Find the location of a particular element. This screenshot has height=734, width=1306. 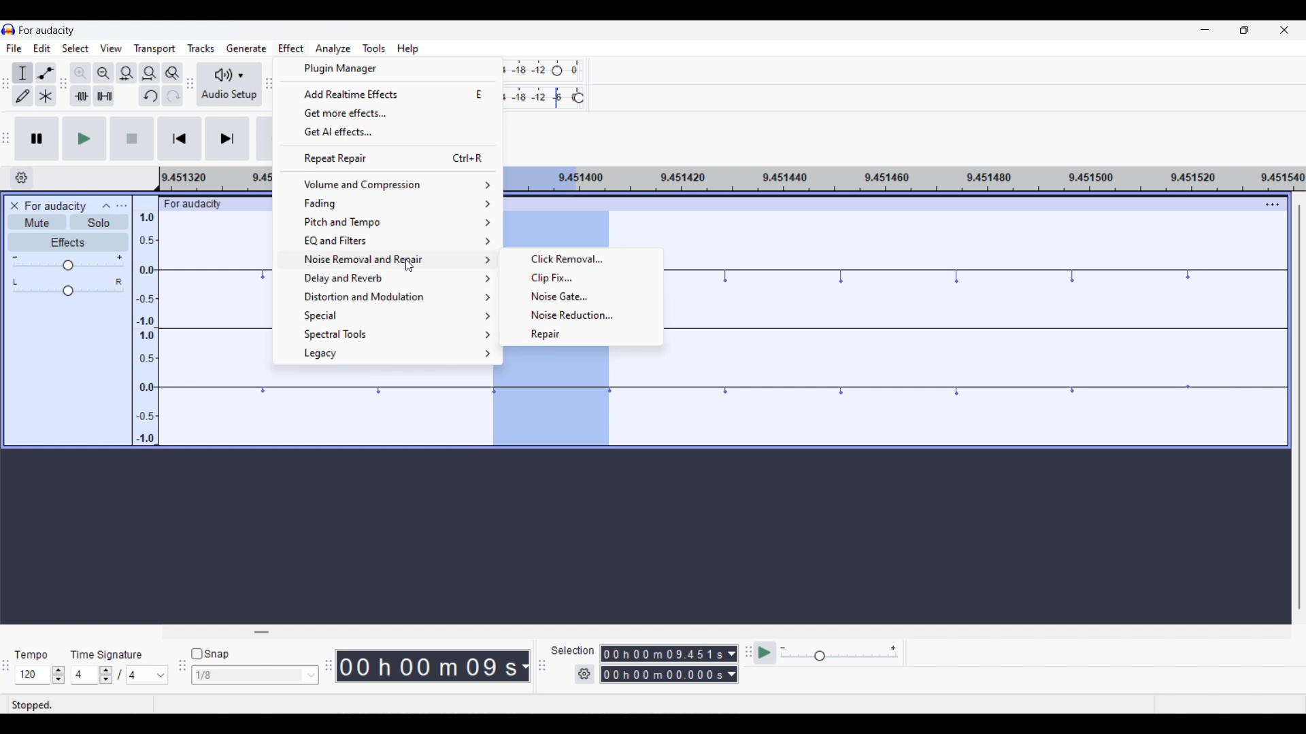

Play/Play once is located at coordinates (84, 139).